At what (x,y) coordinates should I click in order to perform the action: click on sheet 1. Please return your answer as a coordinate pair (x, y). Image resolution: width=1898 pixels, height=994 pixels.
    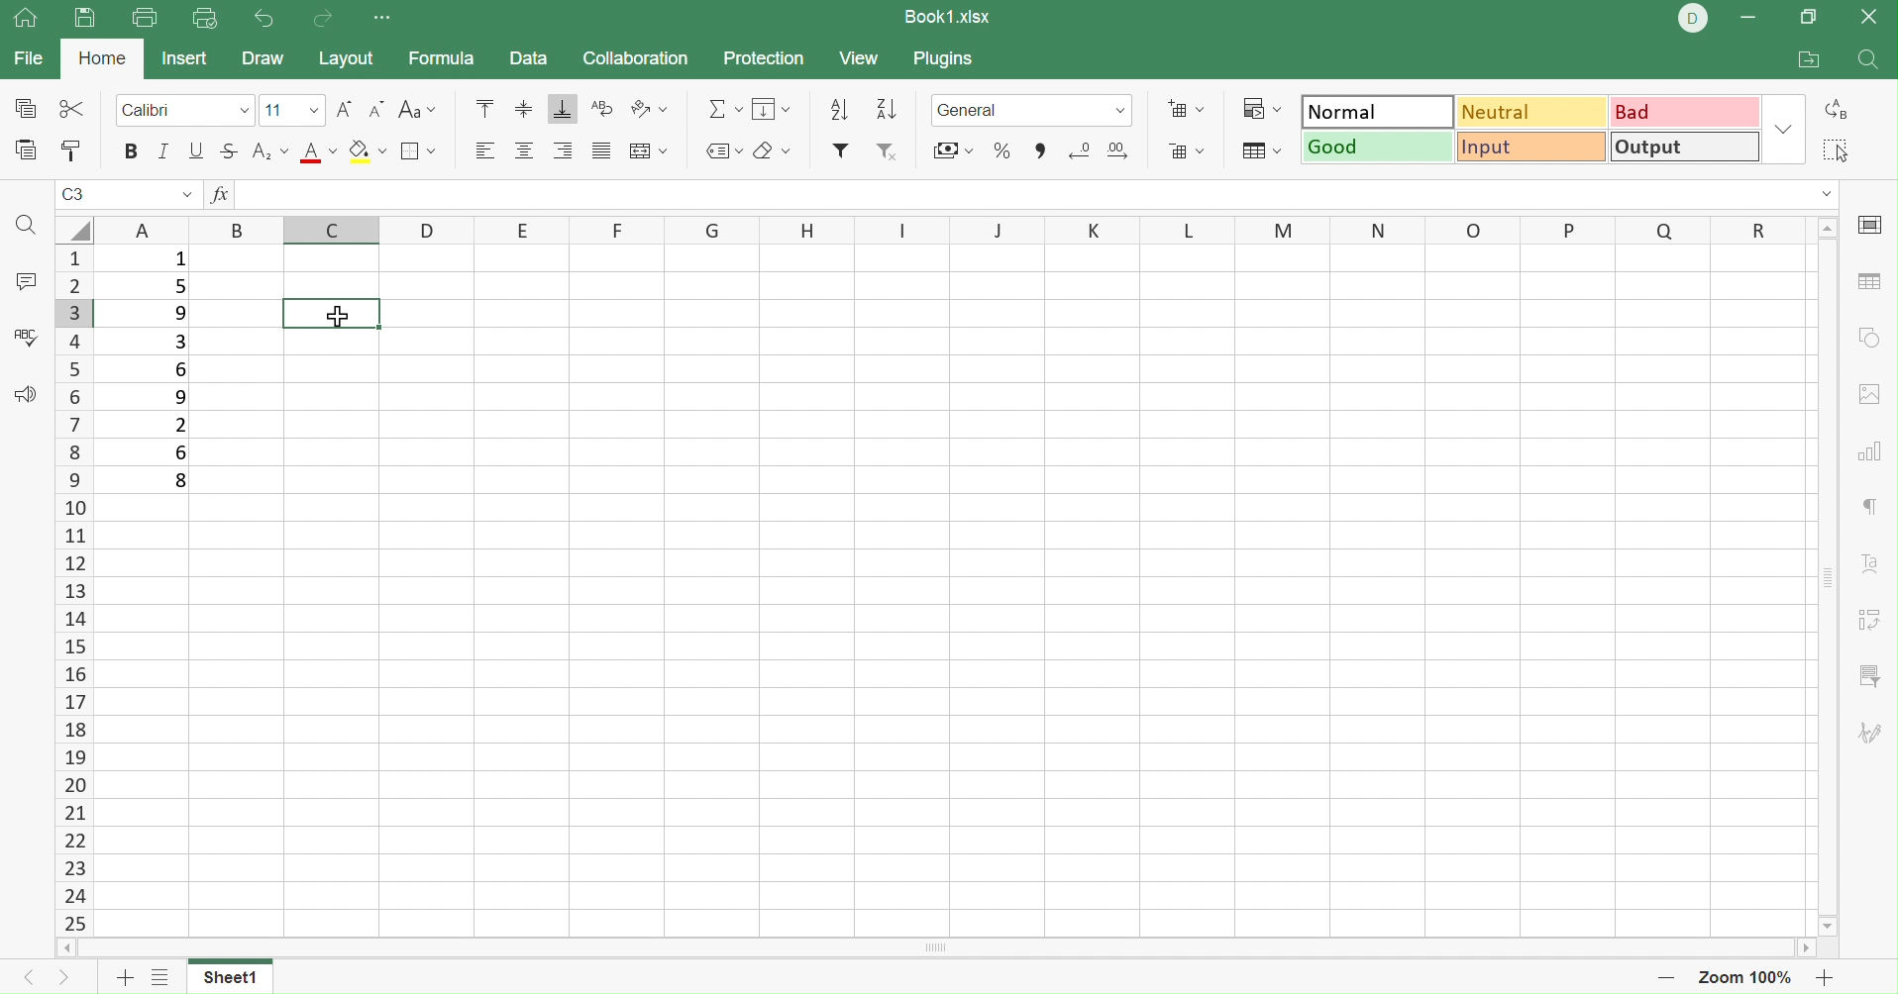
    Looking at the image, I should click on (224, 976).